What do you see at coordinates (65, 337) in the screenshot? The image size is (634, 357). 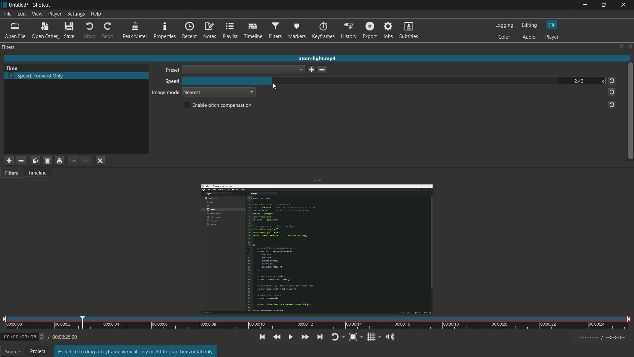 I see `/00:00:25:20` at bounding box center [65, 337].